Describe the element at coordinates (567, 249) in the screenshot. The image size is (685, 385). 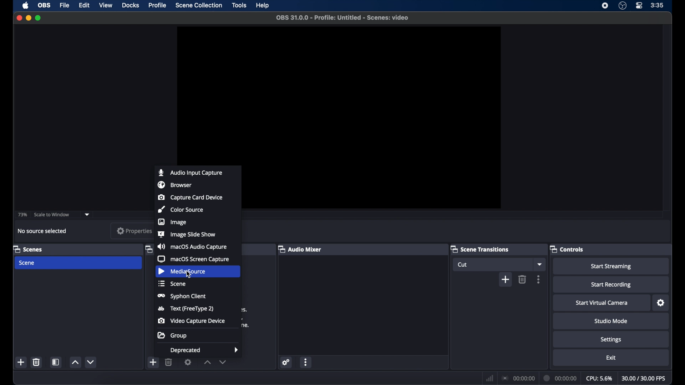
I see `controls` at that location.